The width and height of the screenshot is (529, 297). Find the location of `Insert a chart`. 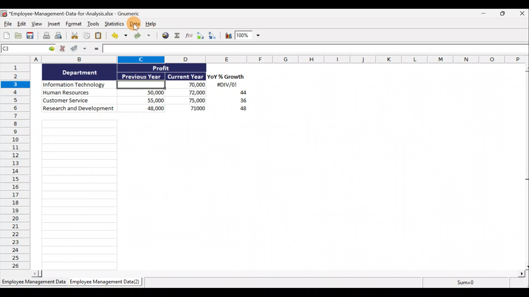

Insert a chart is located at coordinates (226, 35).